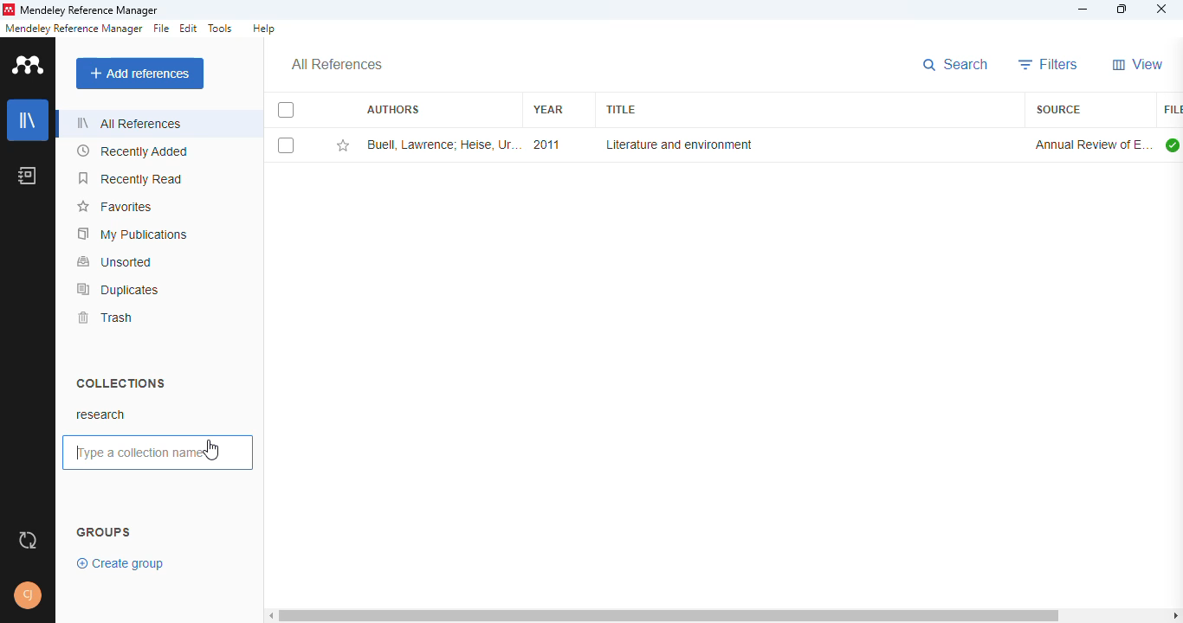  Describe the element at coordinates (288, 146) in the screenshot. I see `select` at that location.